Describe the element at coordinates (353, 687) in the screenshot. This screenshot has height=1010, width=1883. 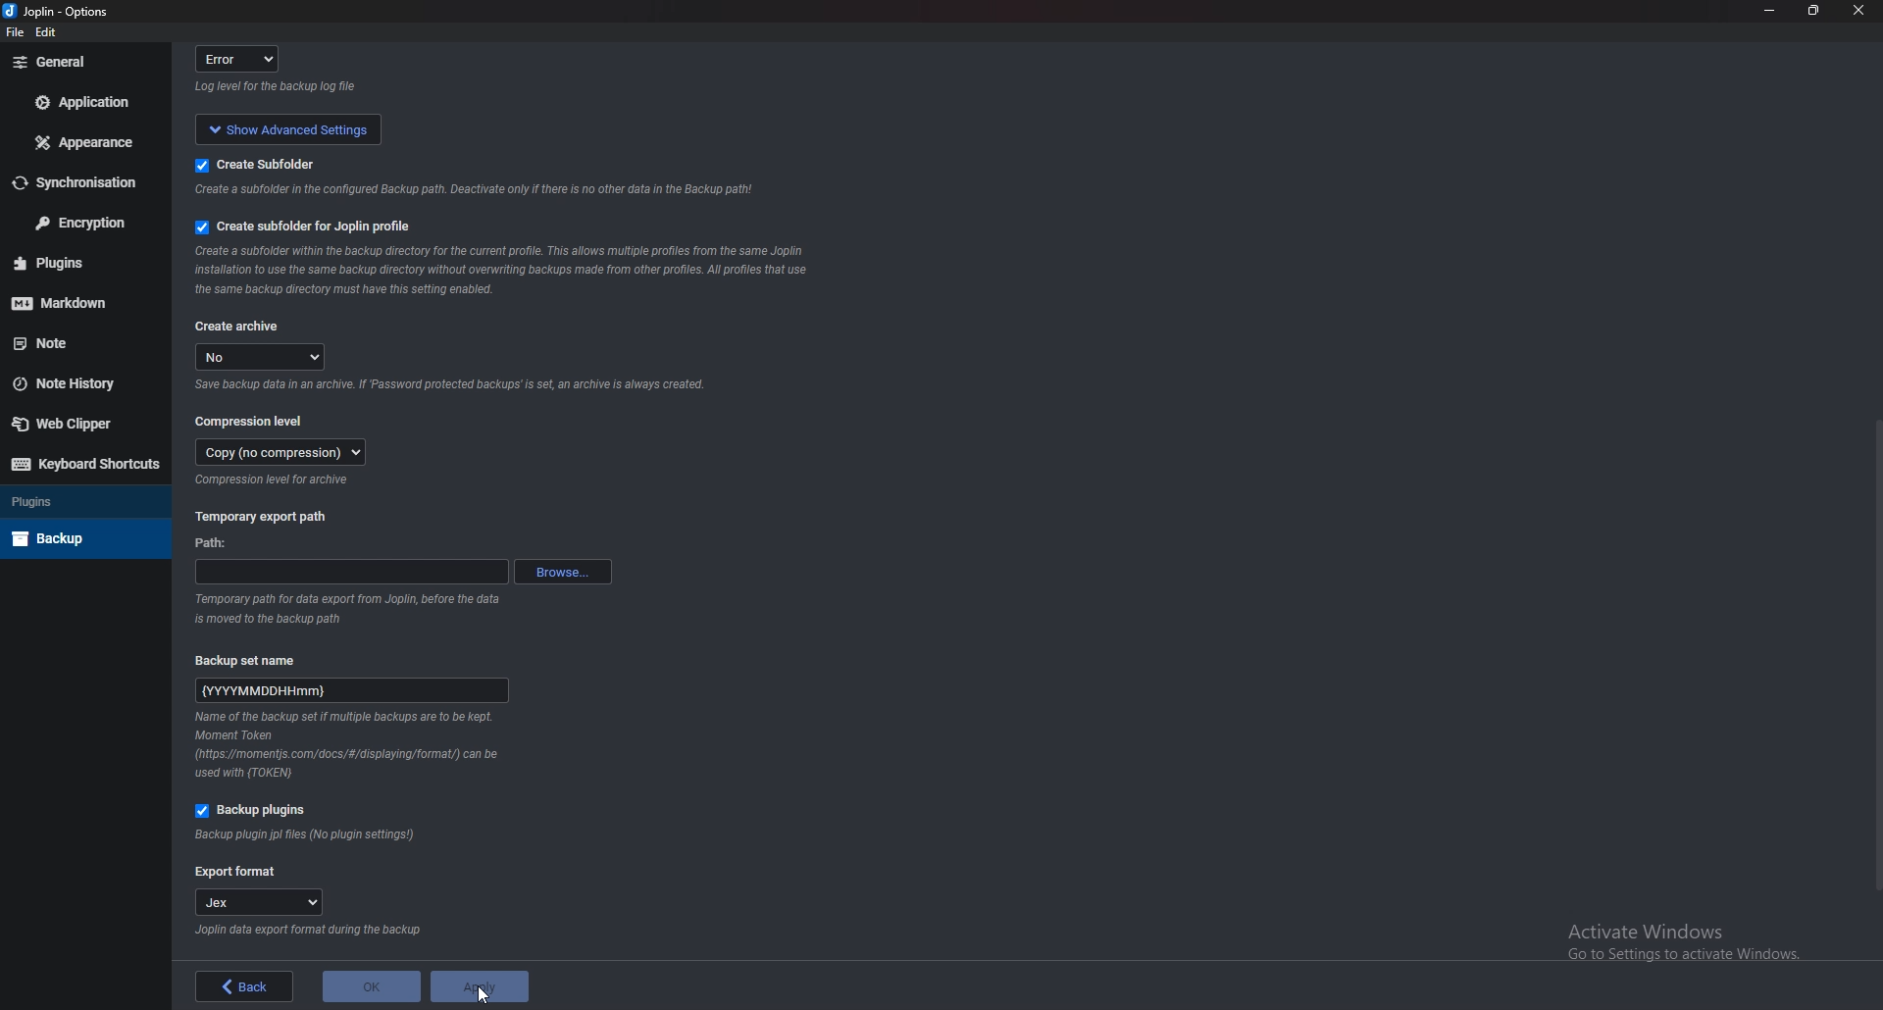
I see `name` at that location.